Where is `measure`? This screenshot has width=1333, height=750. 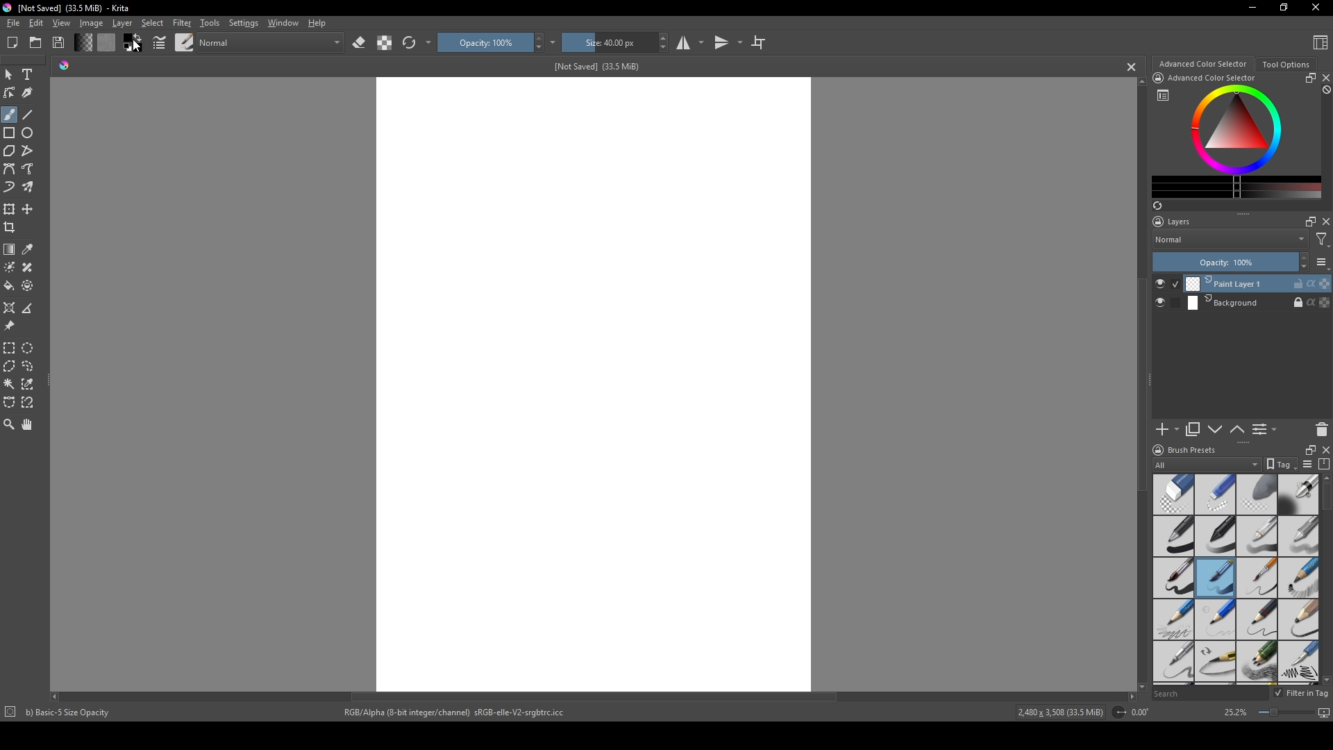 measure is located at coordinates (31, 308).